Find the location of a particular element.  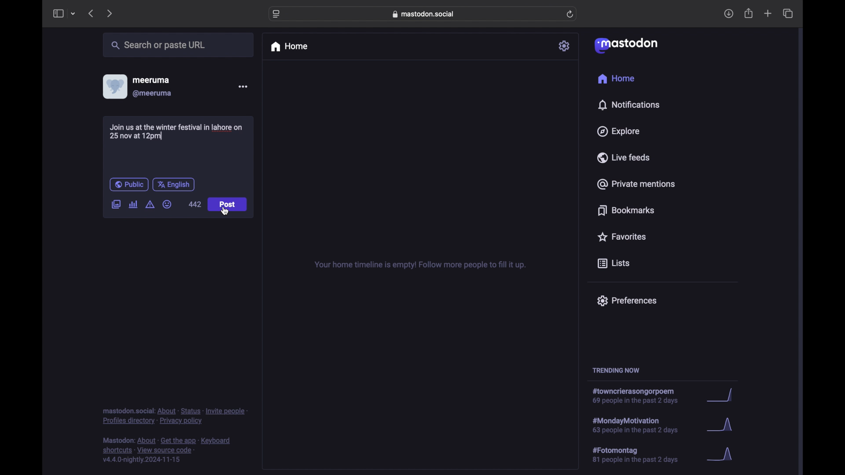

footnote is located at coordinates (175, 416).